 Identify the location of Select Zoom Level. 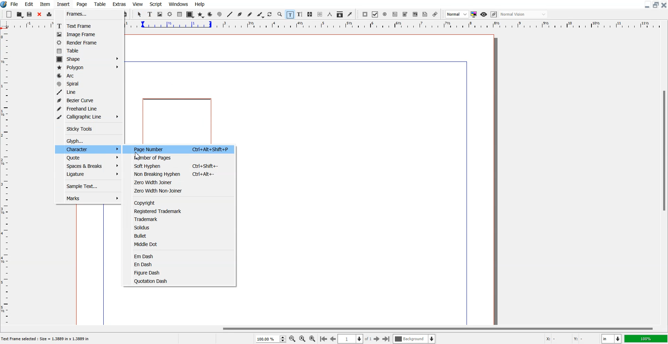
(271, 339).